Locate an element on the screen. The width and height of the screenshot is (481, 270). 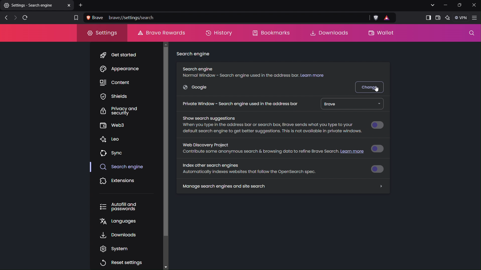
Rewards is located at coordinates (389, 18).